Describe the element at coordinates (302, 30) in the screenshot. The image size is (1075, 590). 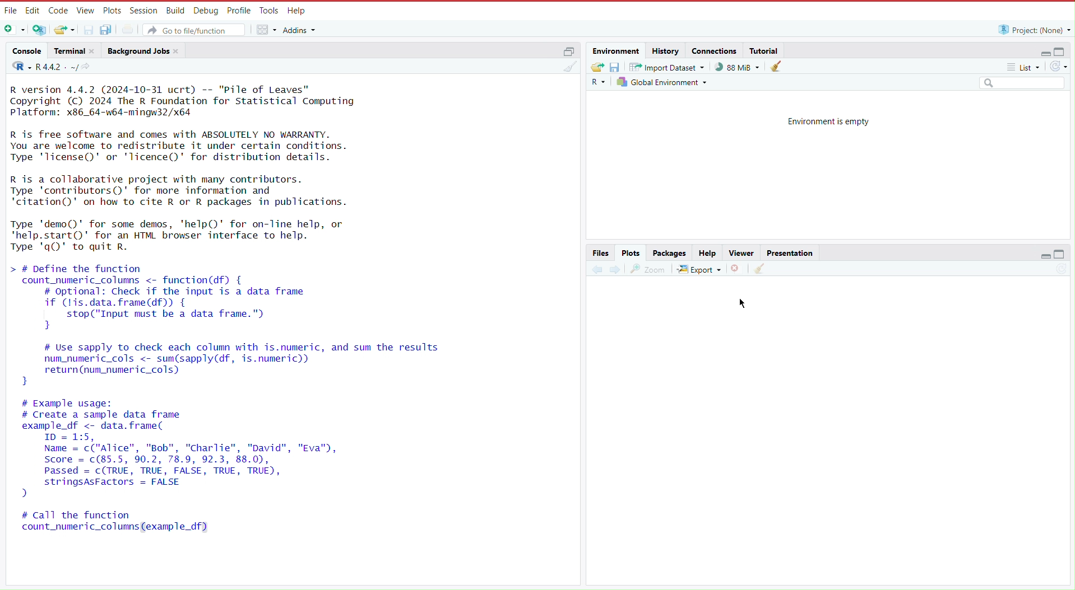
I see `Addins` at that location.